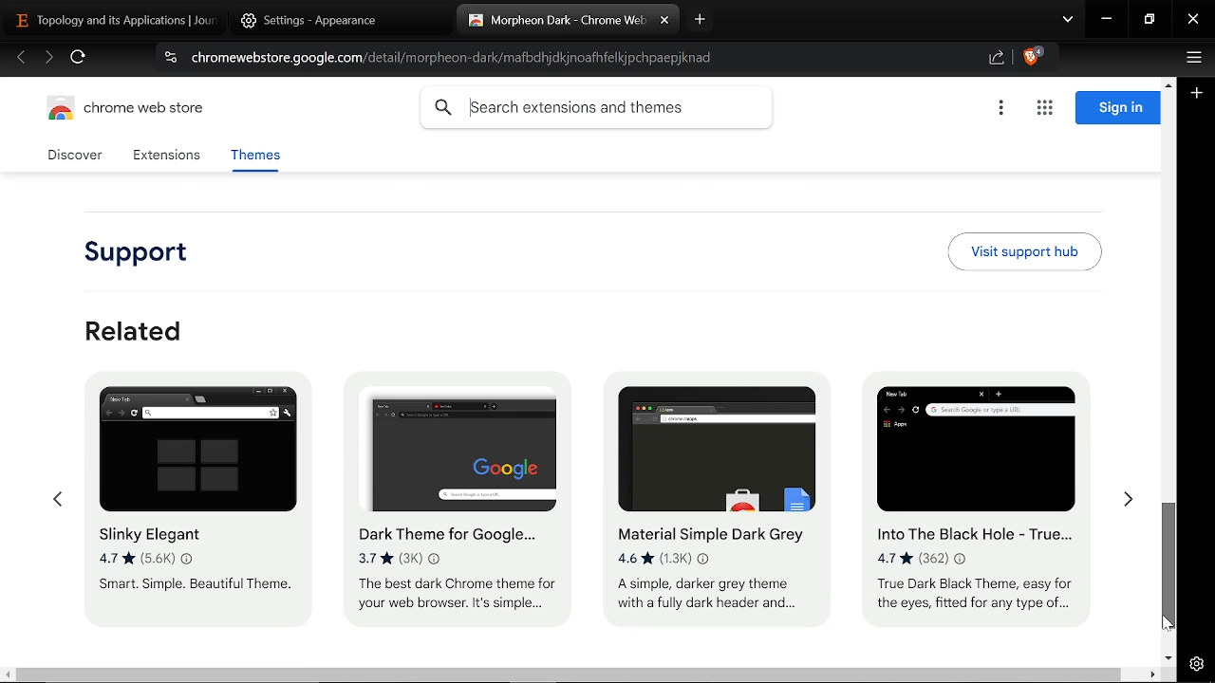 This screenshot has height=683, width=1215. Describe the element at coordinates (458, 58) in the screenshot. I see `Current web address` at that location.